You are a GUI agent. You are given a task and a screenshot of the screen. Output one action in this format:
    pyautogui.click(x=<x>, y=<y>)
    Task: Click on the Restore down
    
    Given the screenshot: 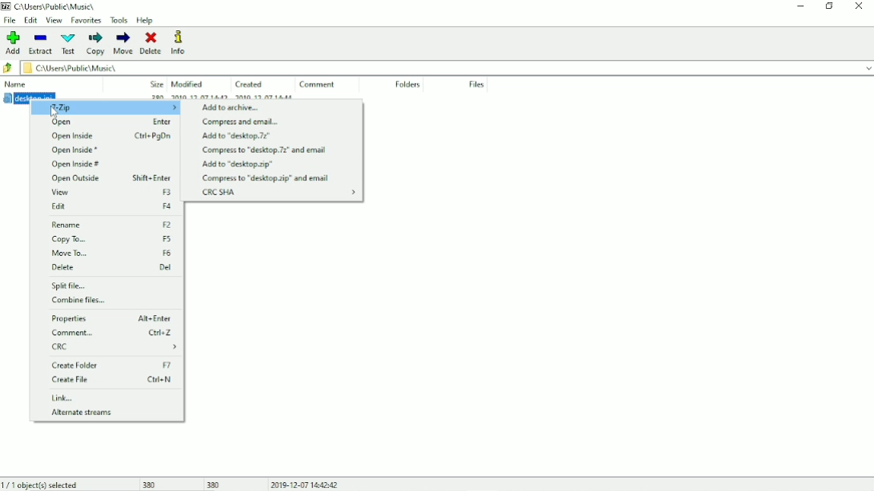 What is the action you would take?
    pyautogui.click(x=828, y=6)
    